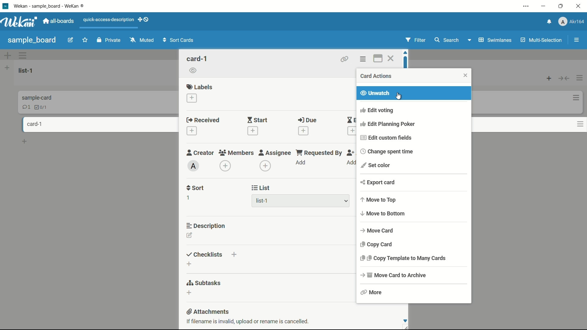  What do you see at coordinates (266, 166) in the screenshot?
I see `add assignee` at bounding box center [266, 166].